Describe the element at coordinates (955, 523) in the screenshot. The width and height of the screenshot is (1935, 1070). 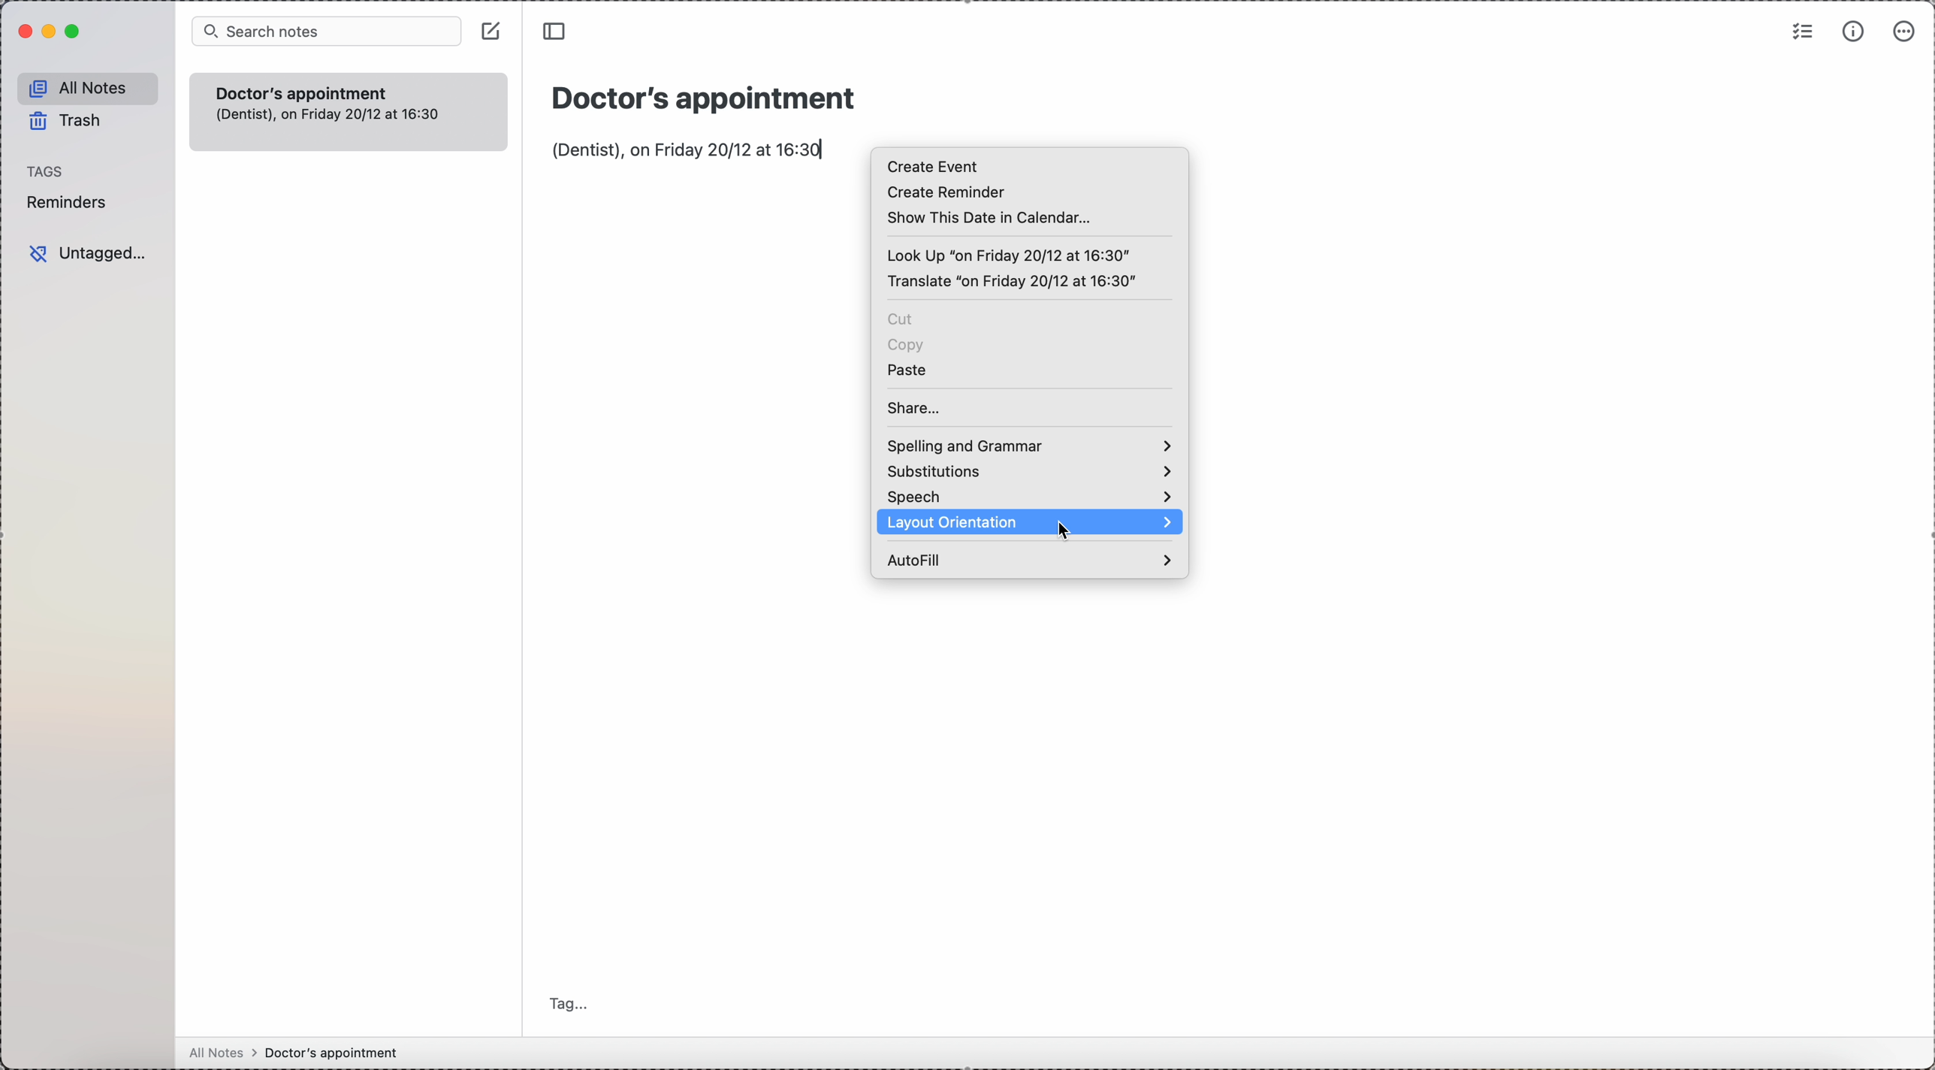
I see `layout orientation` at that location.